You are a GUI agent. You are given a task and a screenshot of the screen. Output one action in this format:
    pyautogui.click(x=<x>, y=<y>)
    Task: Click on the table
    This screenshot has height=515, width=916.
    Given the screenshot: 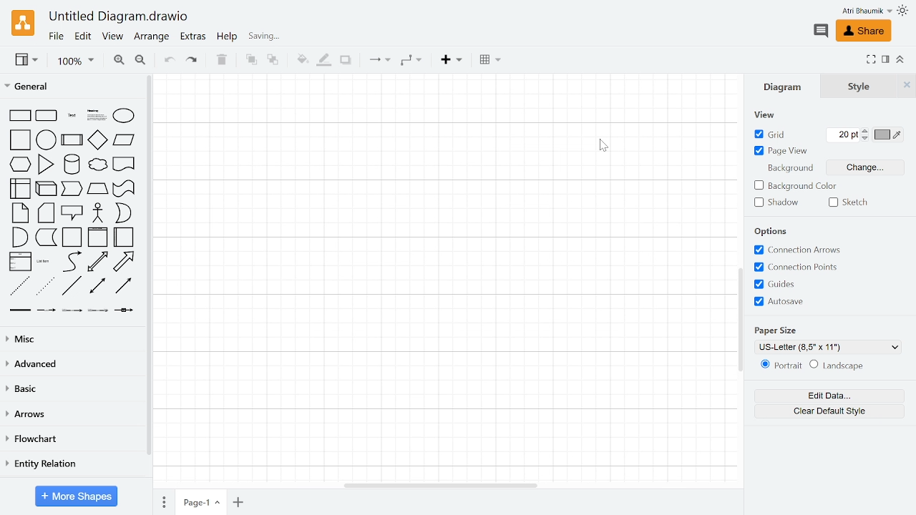 What is the action you would take?
    pyautogui.click(x=493, y=61)
    